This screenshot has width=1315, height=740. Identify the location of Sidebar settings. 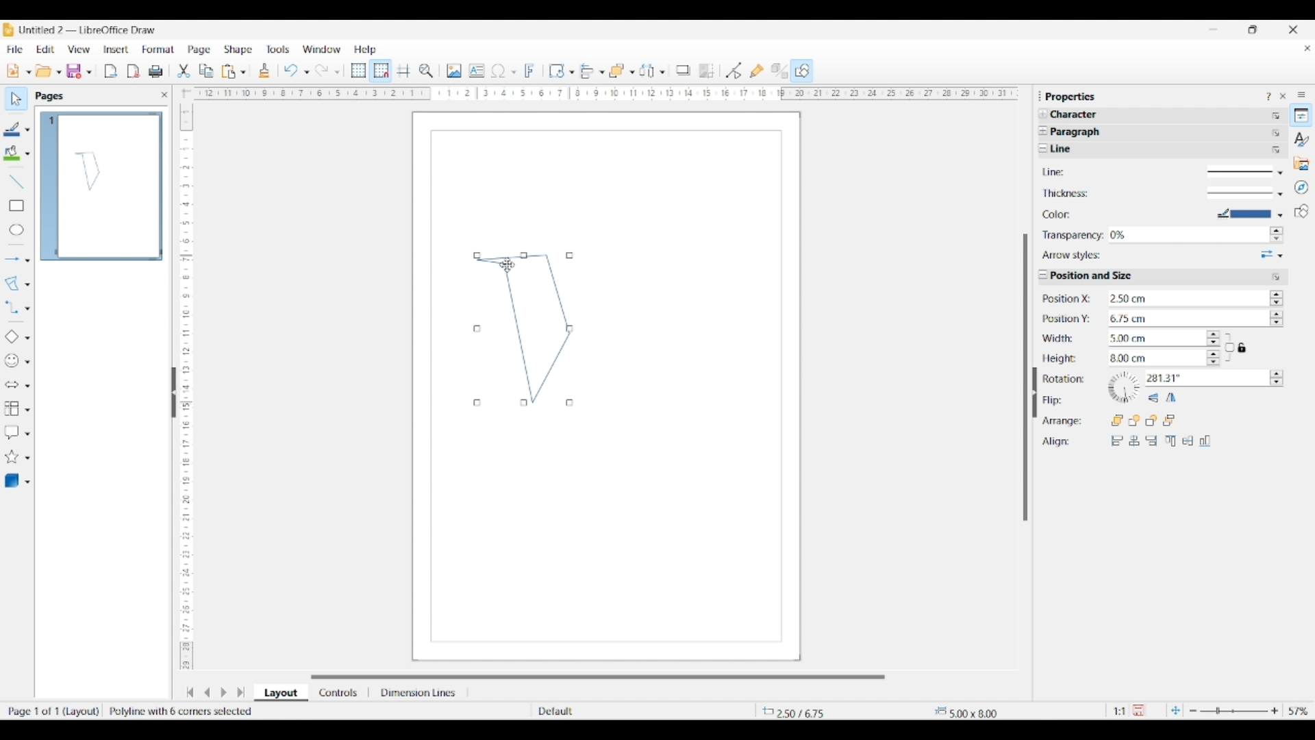
(1301, 94).